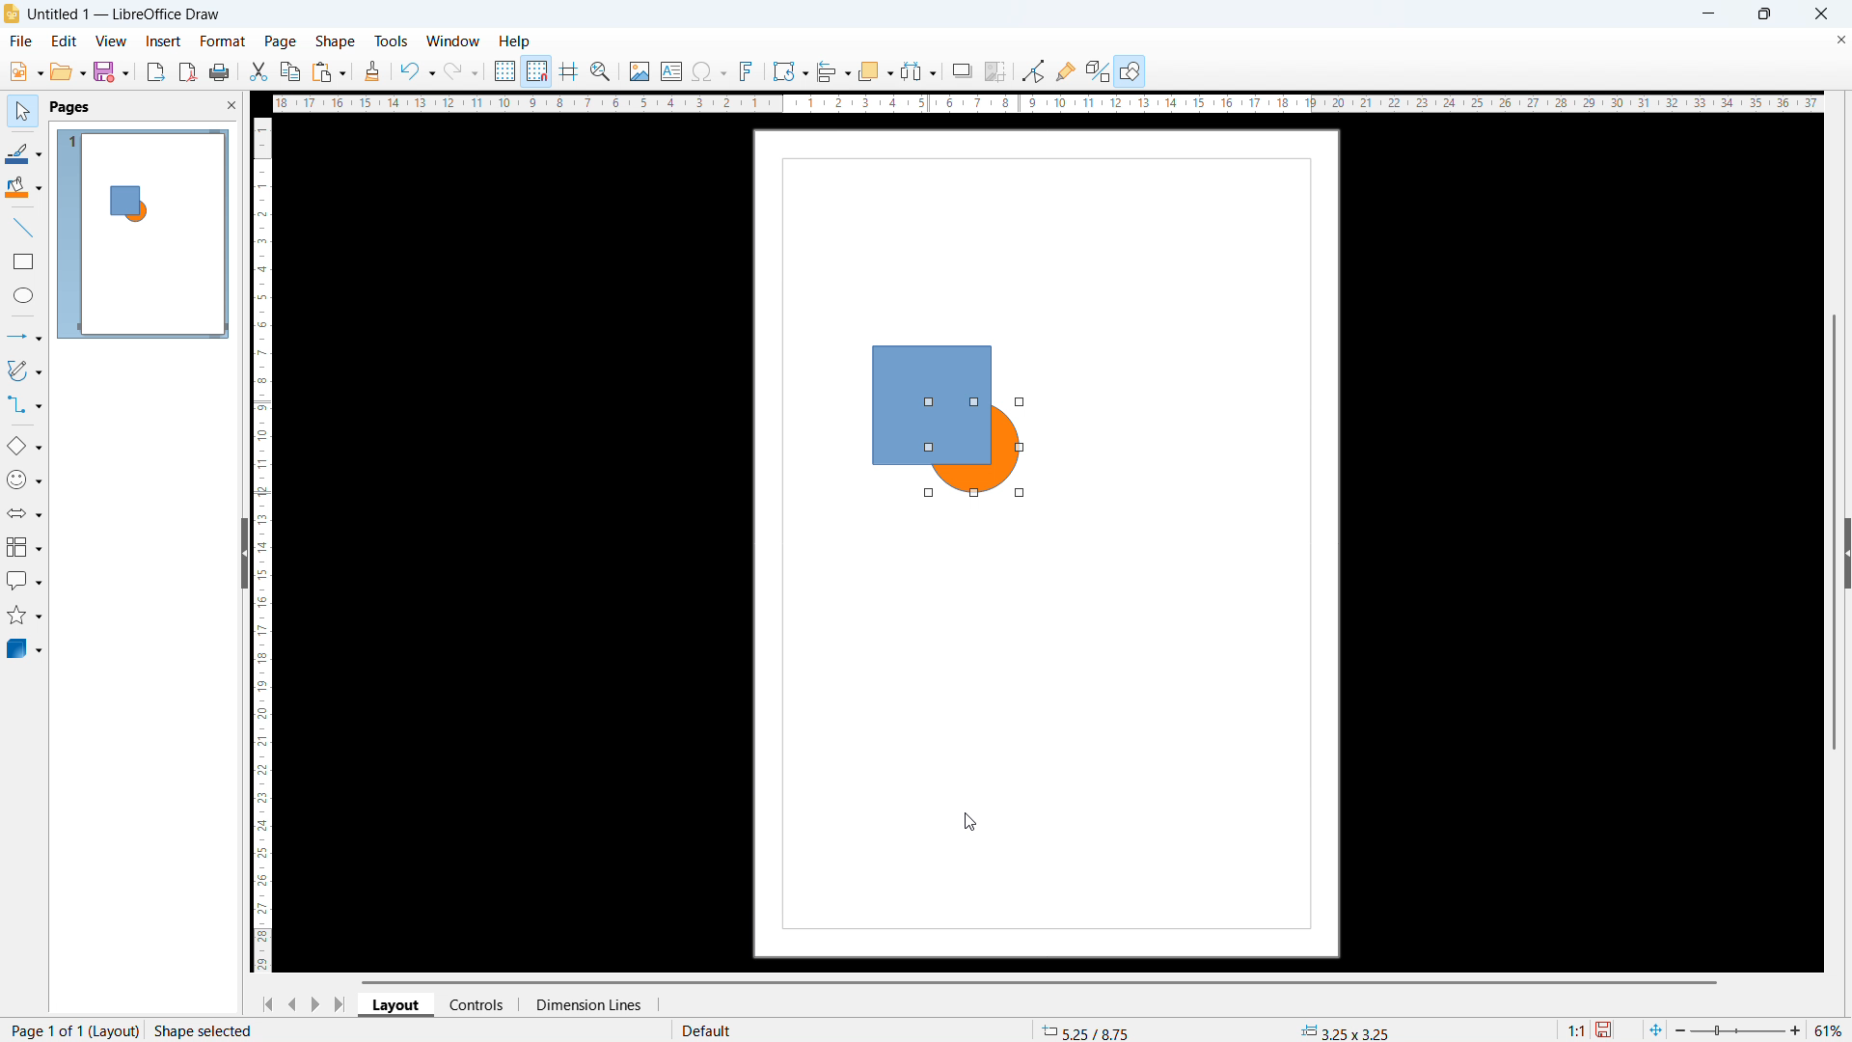 The width and height of the screenshot is (1852, 1042). What do you see at coordinates (24, 548) in the screenshot?
I see `Flow chart ` at bounding box center [24, 548].